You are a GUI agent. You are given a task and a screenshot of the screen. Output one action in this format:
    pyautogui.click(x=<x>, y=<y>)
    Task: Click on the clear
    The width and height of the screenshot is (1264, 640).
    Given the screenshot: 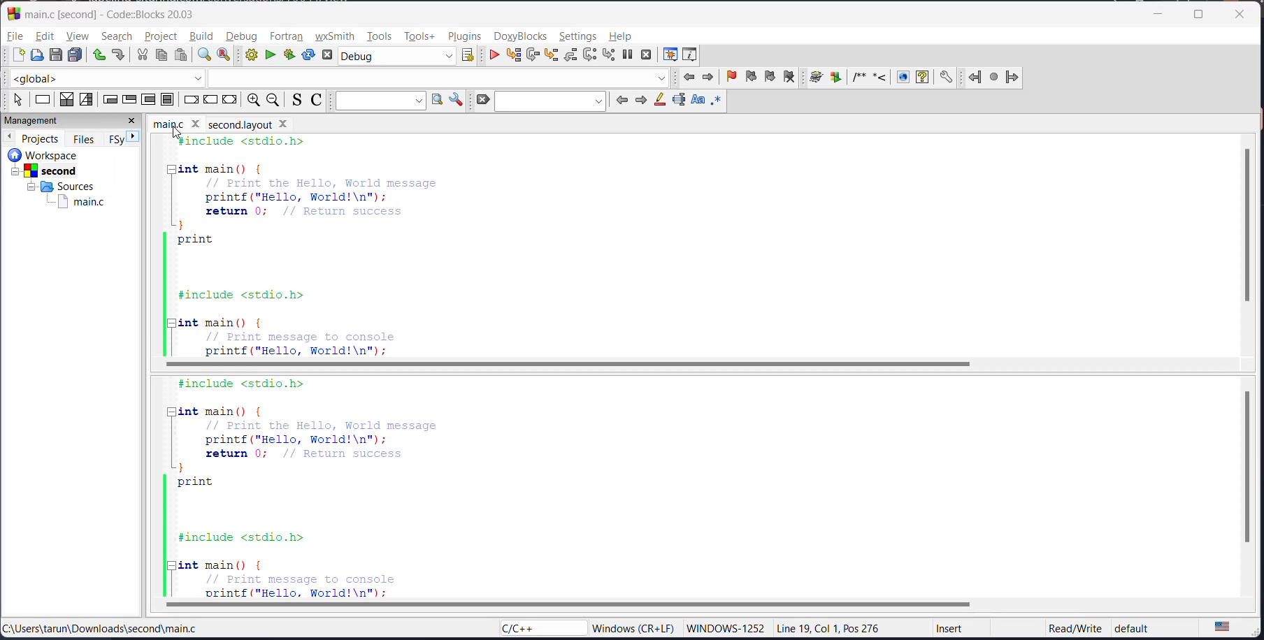 What is the action you would take?
    pyautogui.click(x=480, y=100)
    